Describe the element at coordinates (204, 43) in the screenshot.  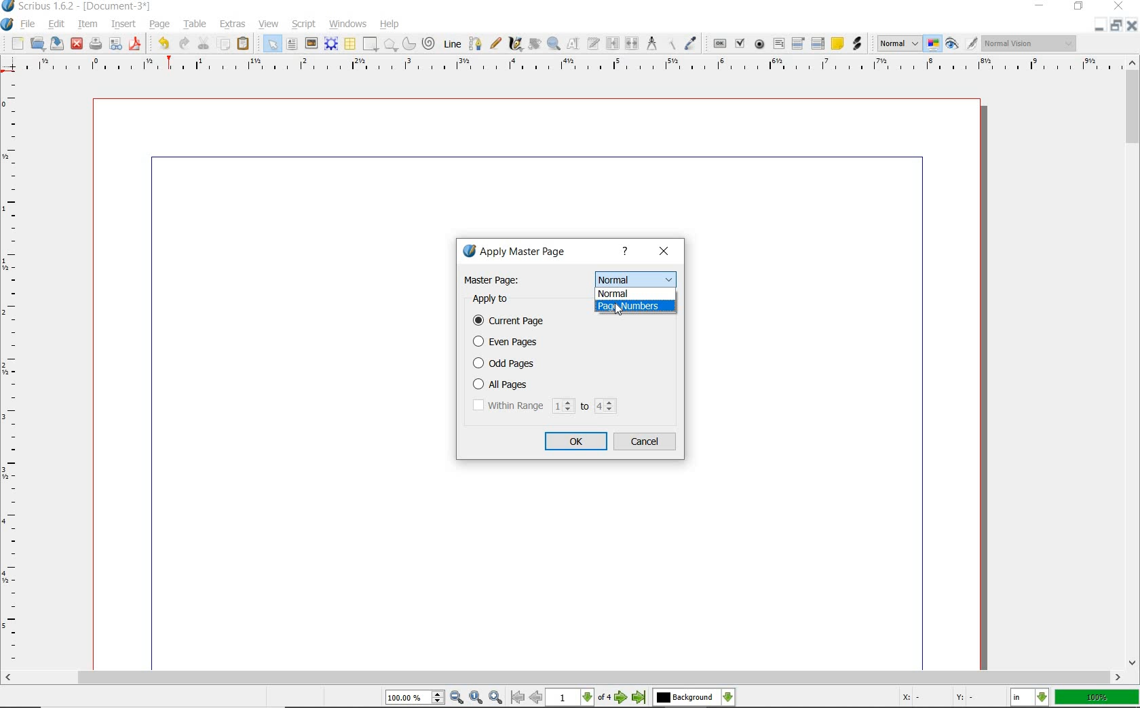
I see `cut` at that location.